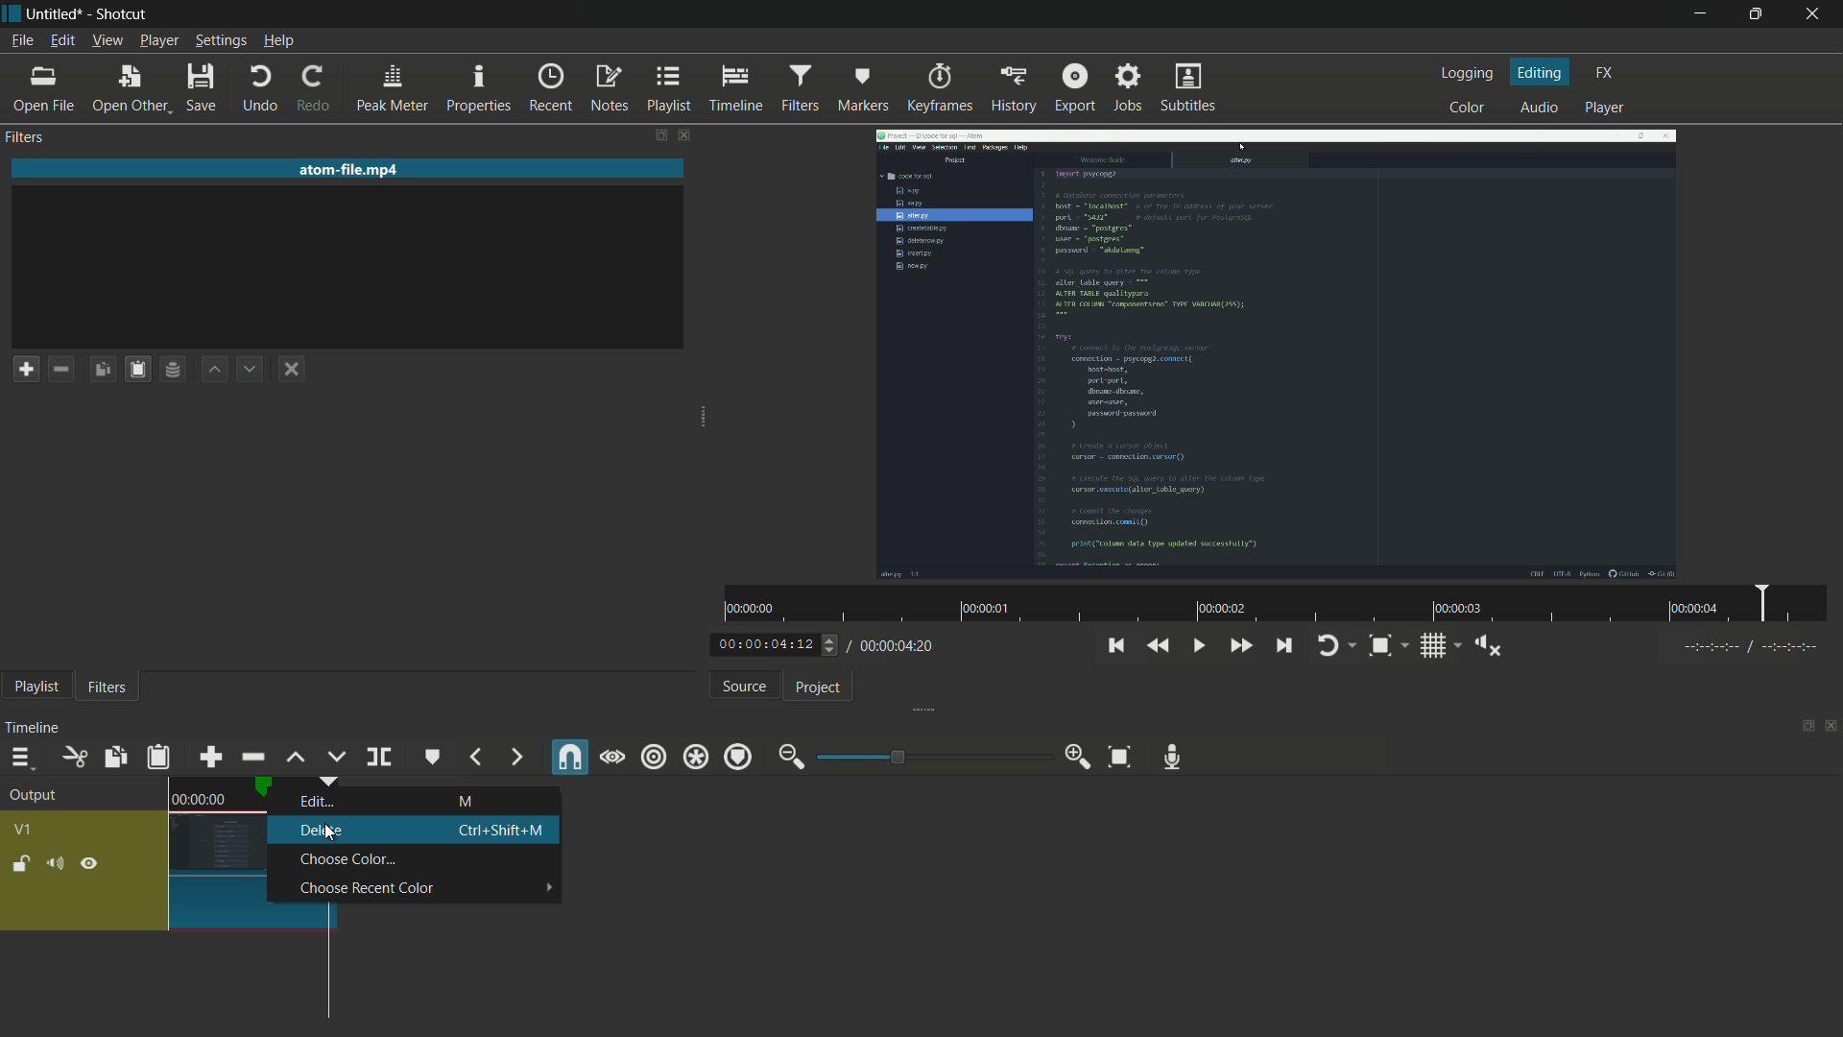 This screenshot has width=1843, height=1037. Describe the element at coordinates (278, 40) in the screenshot. I see `help menu` at that location.